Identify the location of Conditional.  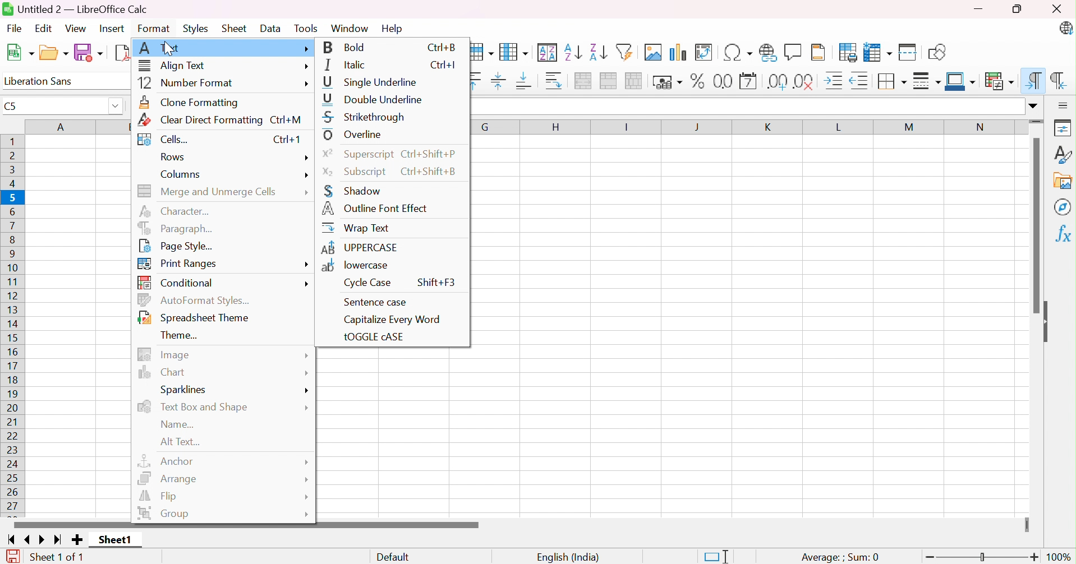
(175, 281).